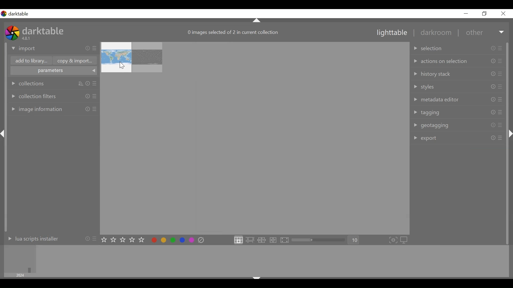 The image size is (513, 288). What do you see at coordinates (54, 83) in the screenshot?
I see `collections` at bounding box center [54, 83].